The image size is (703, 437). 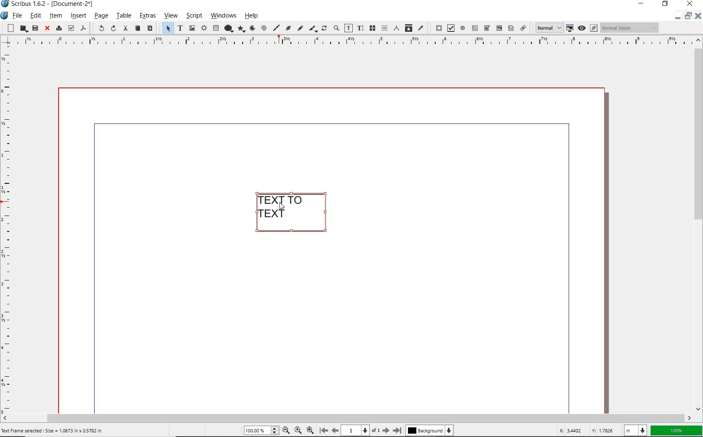 I want to click on visual appearance of display, so click(x=629, y=28).